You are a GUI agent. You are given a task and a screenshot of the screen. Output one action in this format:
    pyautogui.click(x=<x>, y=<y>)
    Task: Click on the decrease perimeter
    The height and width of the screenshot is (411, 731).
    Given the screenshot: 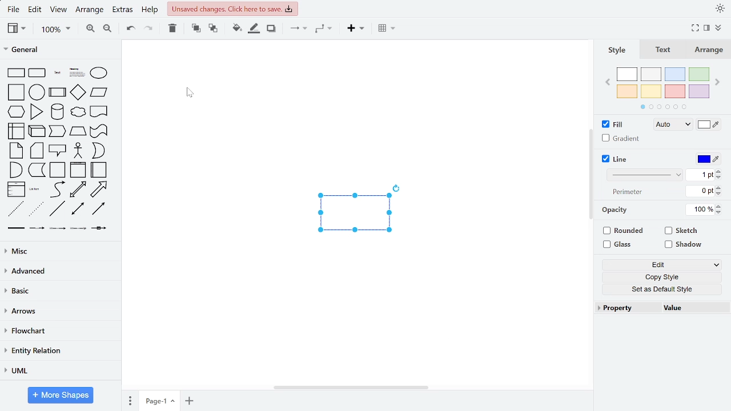 What is the action you would take?
    pyautogui.click(x=719, y=194)
    